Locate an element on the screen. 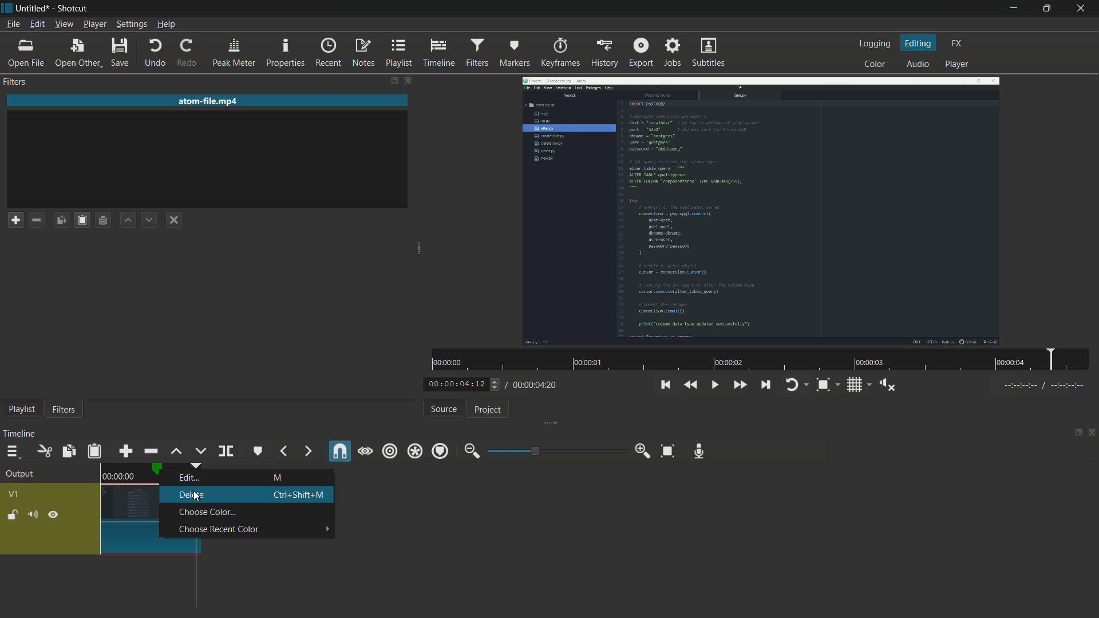 Image resolution: width=1099 pixels, height=618 pixels. zoom in is located at coordinates (643, 451).